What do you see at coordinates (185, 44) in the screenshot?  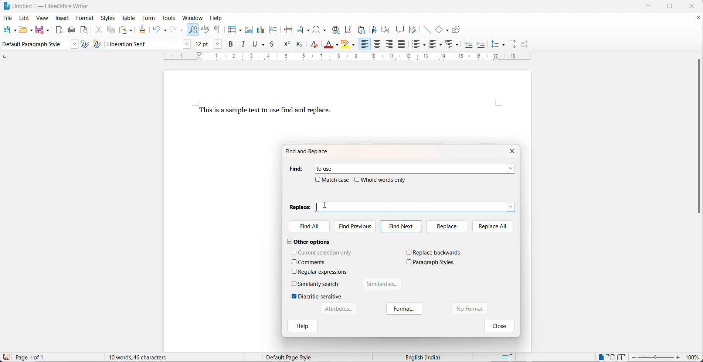 I see `font name options` at bounding box center [185, 44].